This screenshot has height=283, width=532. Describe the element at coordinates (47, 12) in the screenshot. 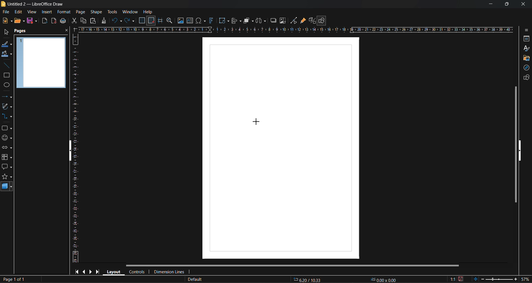

I see `insert` at that location.